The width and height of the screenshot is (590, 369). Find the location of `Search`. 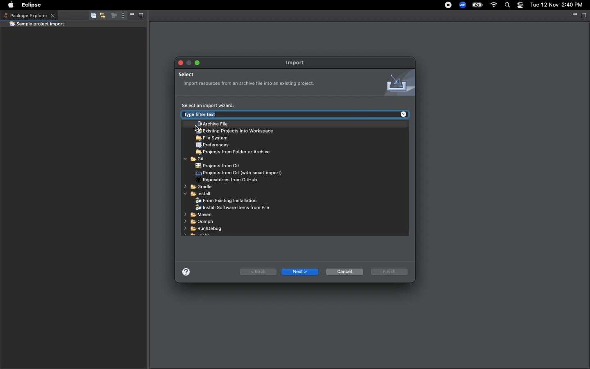

Search is located at coordinates (506, 5).